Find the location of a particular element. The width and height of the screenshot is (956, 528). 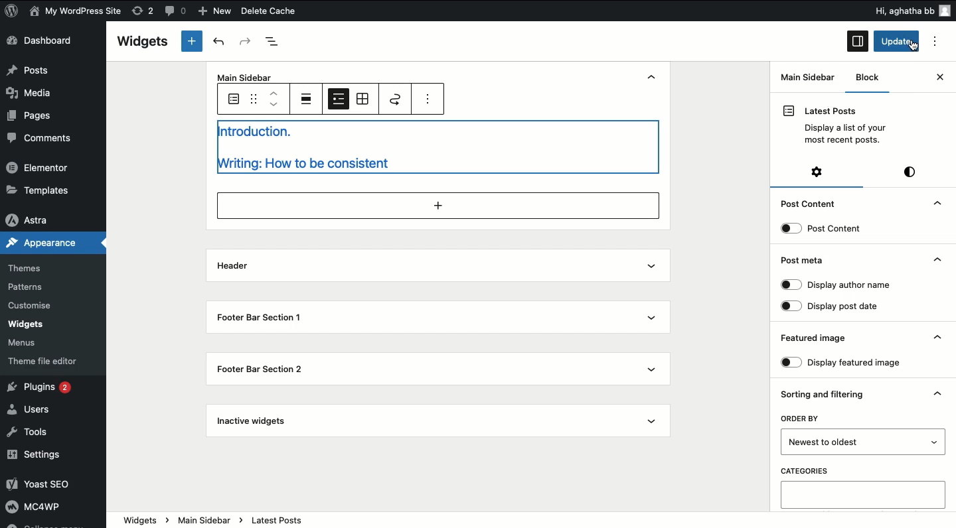

hide dropdown is located at coordinates (651, 78).